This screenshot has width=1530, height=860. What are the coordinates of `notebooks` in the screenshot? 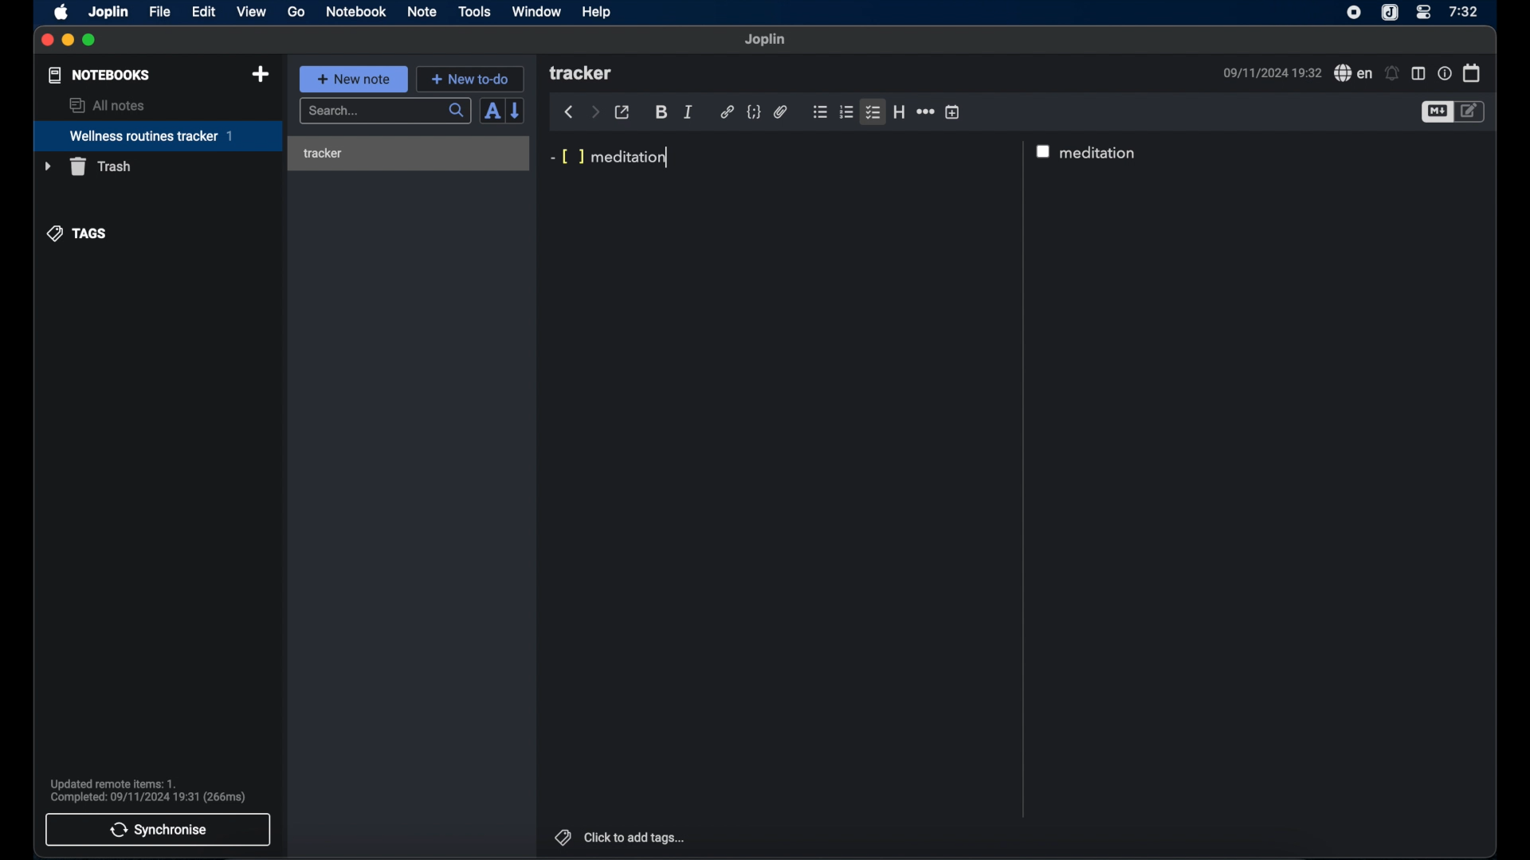 It's located at (100, 75).